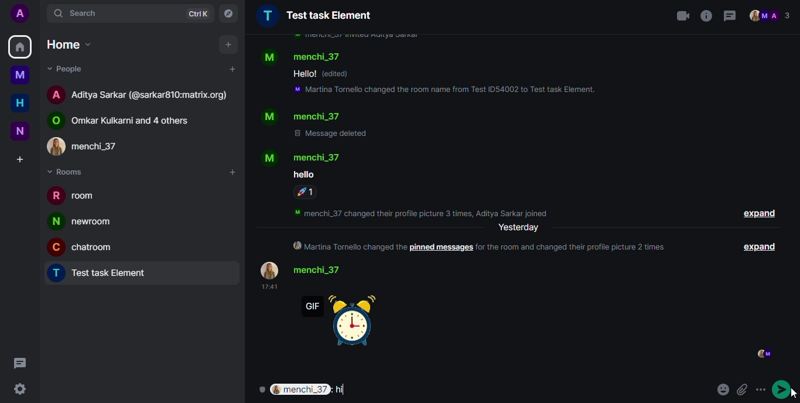 Image resolution: width=800 pixels, height=403 pixels. I want to click on people, so click(771, 16).